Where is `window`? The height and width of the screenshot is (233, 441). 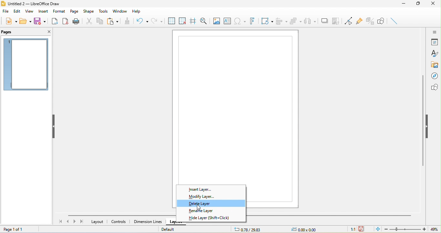 window is located at coordinates (120, 11).